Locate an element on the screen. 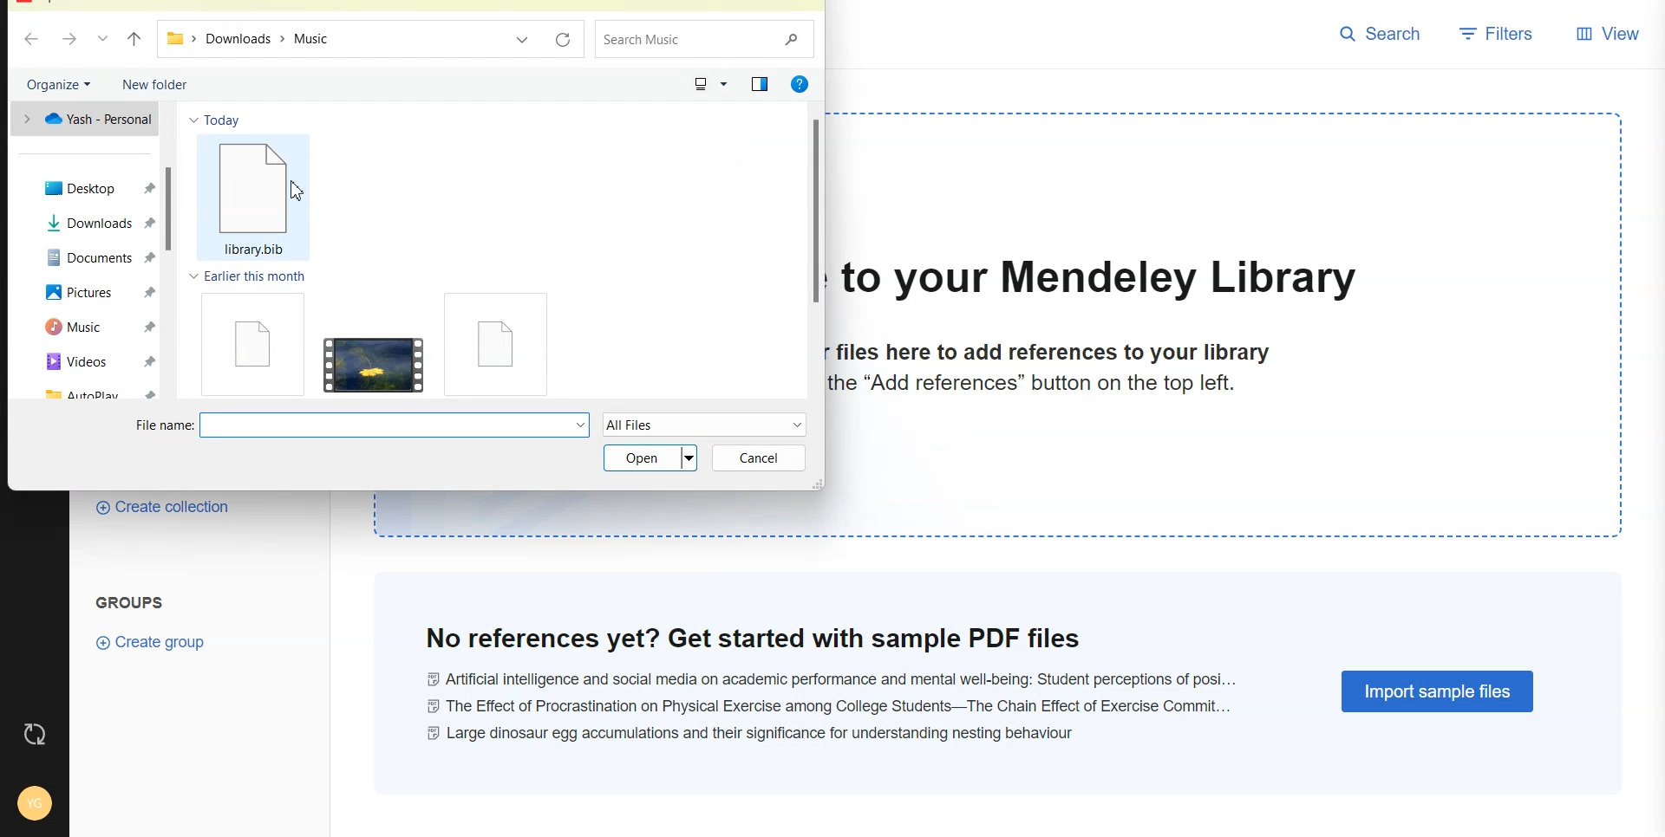 The image size is (1665, 837). File name is located at coordinates (362, 424).